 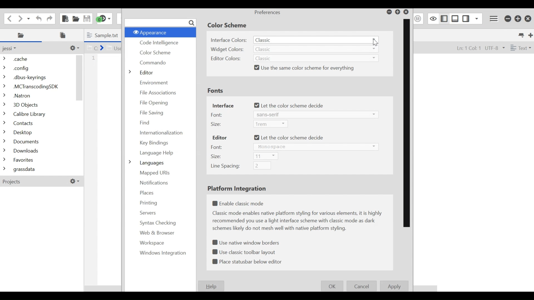 I want to click on OK, so click(x=332, y=286).